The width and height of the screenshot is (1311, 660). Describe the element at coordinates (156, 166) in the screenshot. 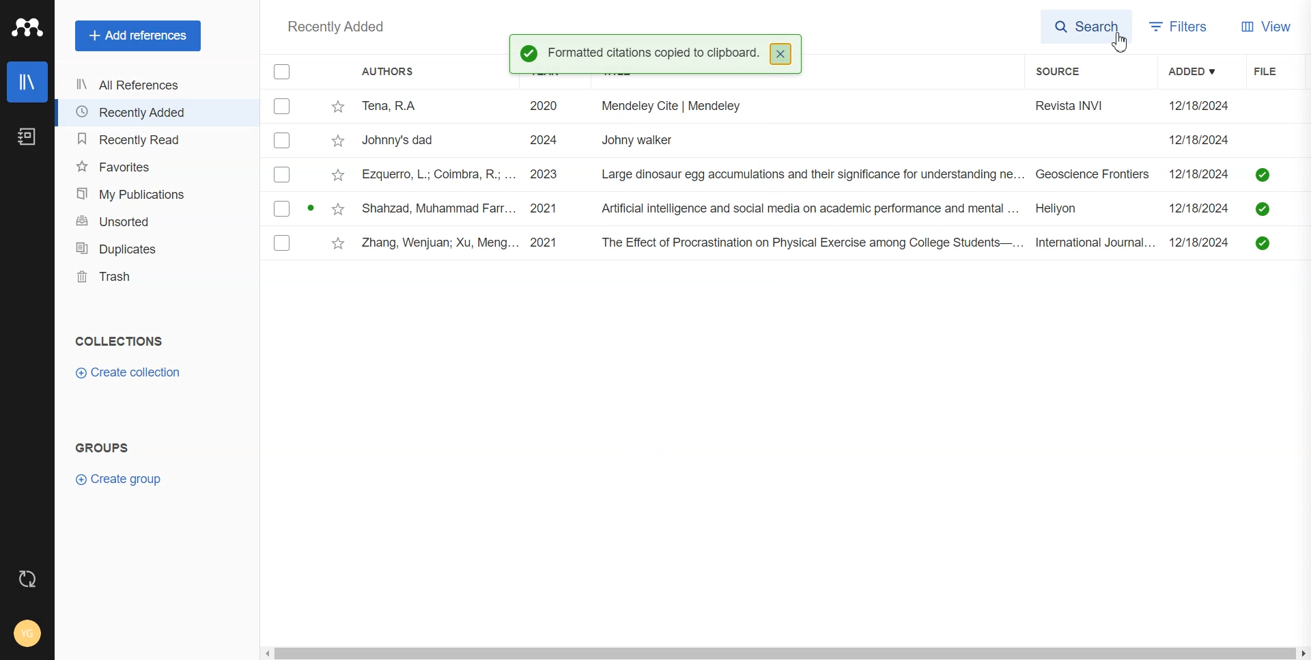

I see `Favorites` at that location.